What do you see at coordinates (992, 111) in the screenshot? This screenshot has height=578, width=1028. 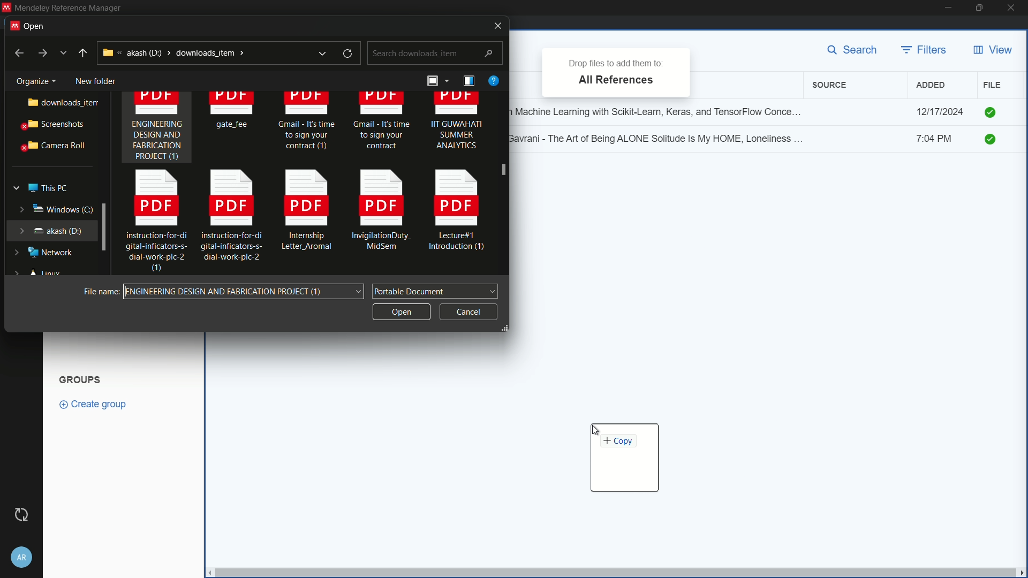 I see `check` at bounding box center [992, 111].